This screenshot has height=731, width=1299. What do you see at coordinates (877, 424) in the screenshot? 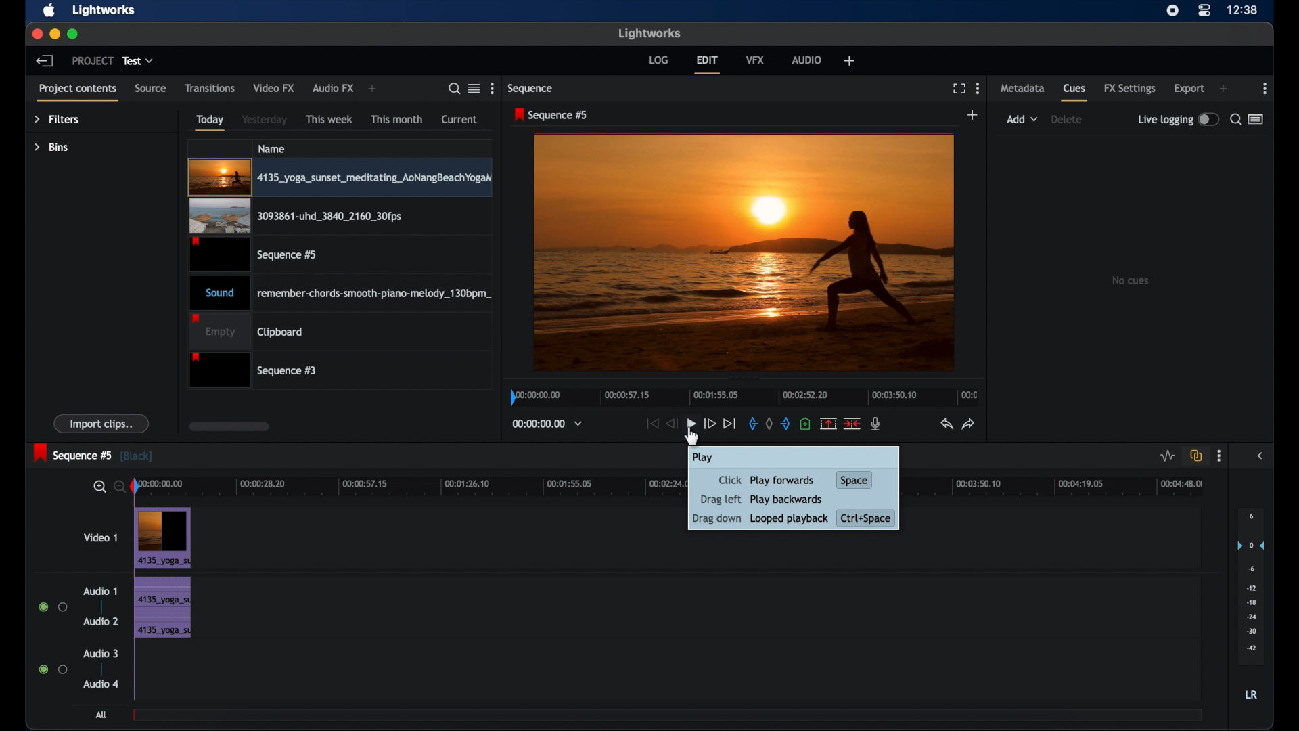
I see `mic` at bounding box center [877, 424].